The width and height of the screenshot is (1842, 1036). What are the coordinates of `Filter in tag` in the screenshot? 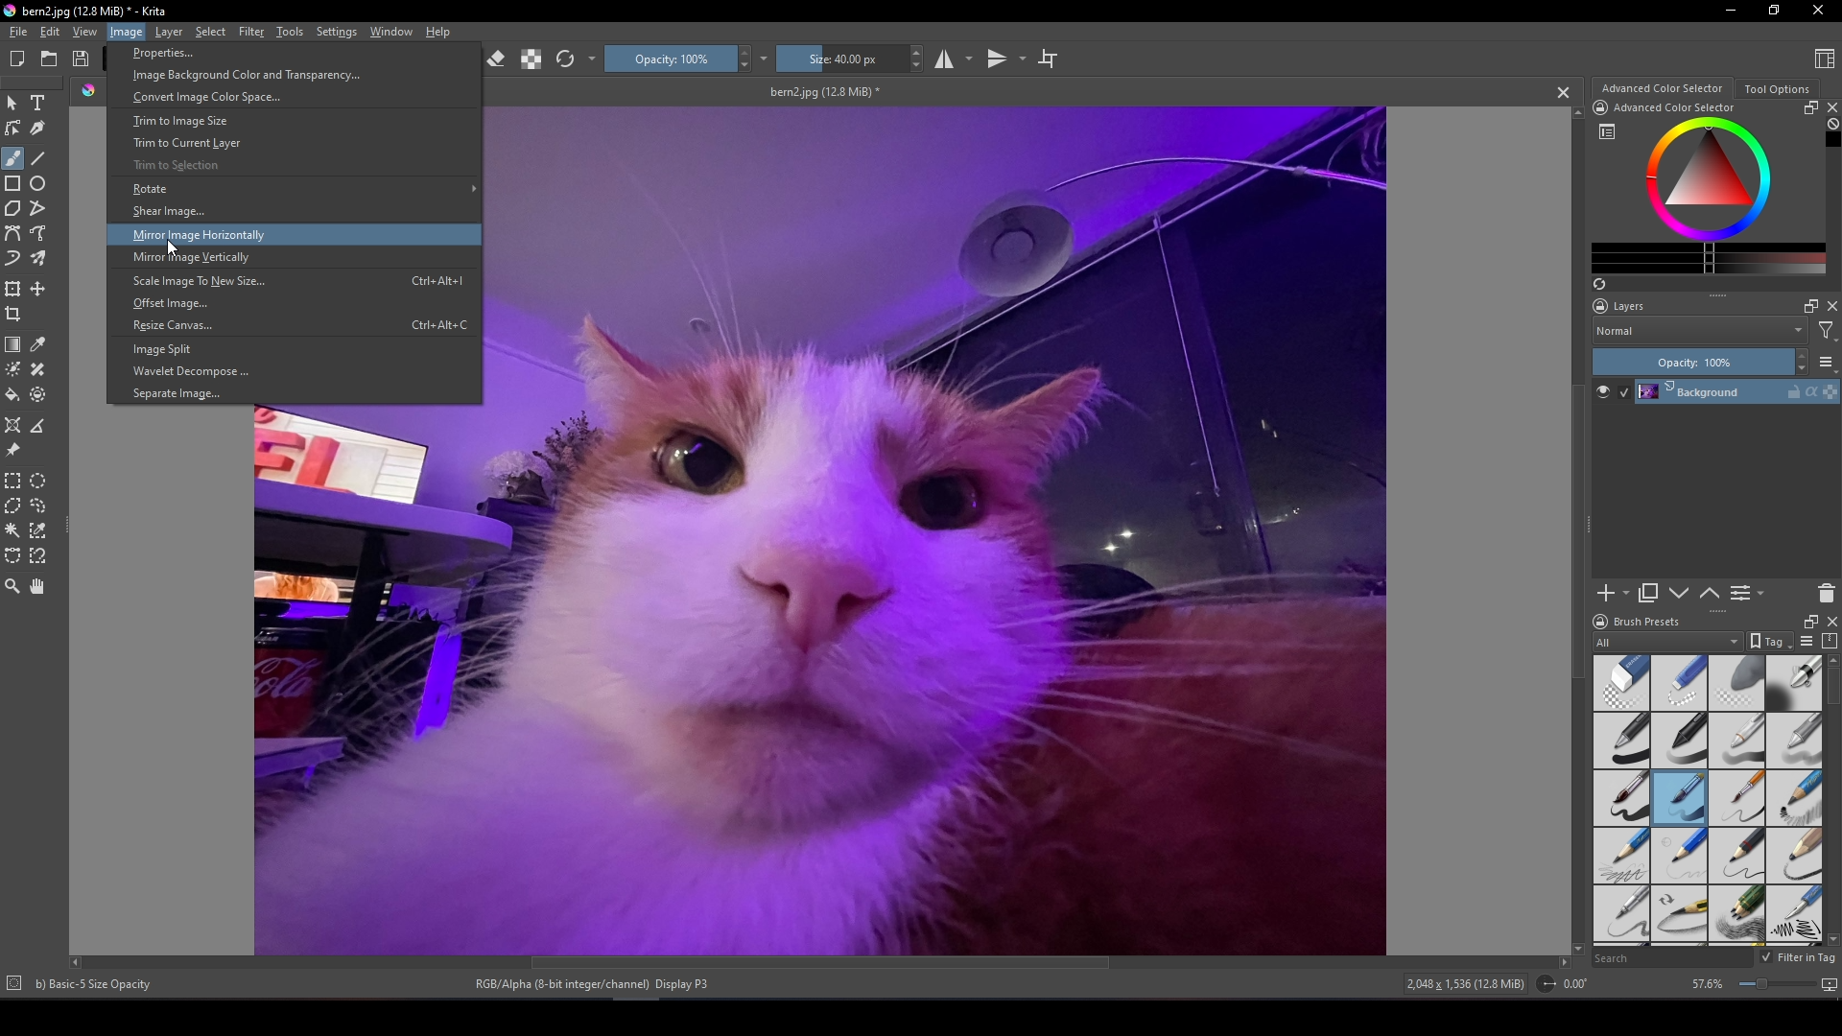 It's located at (1799, 958).